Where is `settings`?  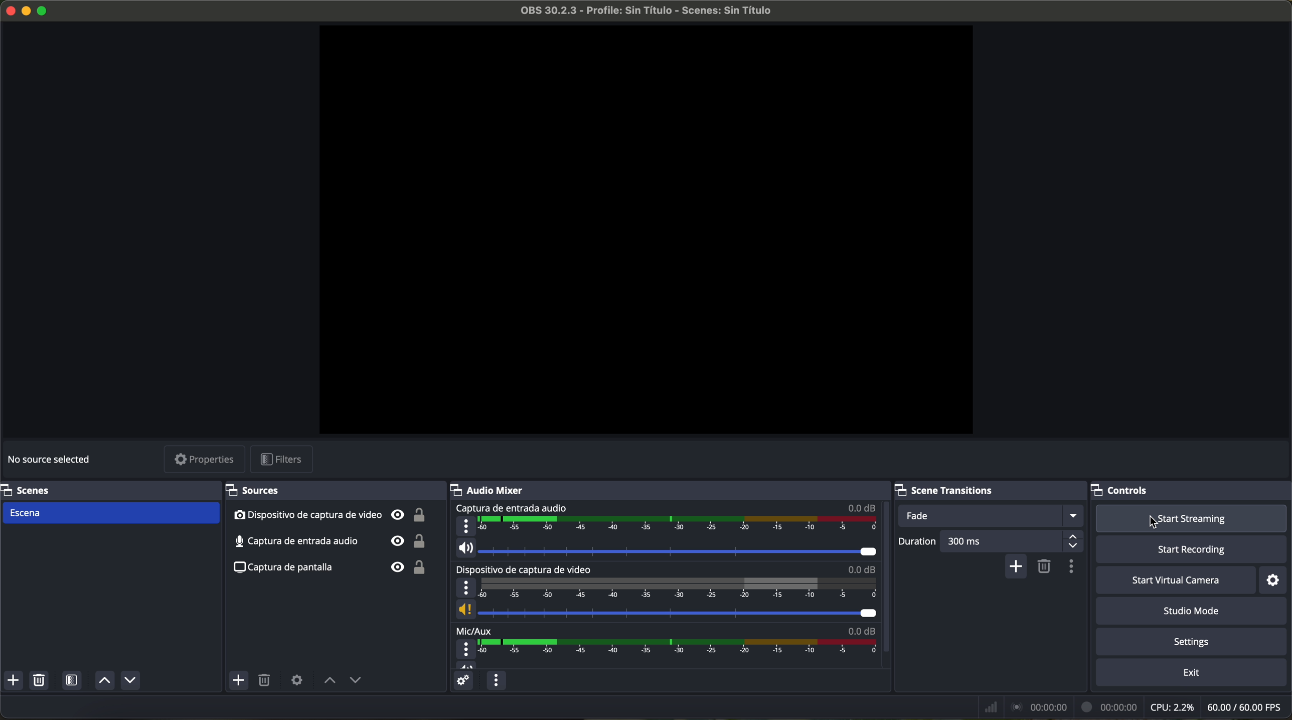 settings is located at coordinates (1194, 643).